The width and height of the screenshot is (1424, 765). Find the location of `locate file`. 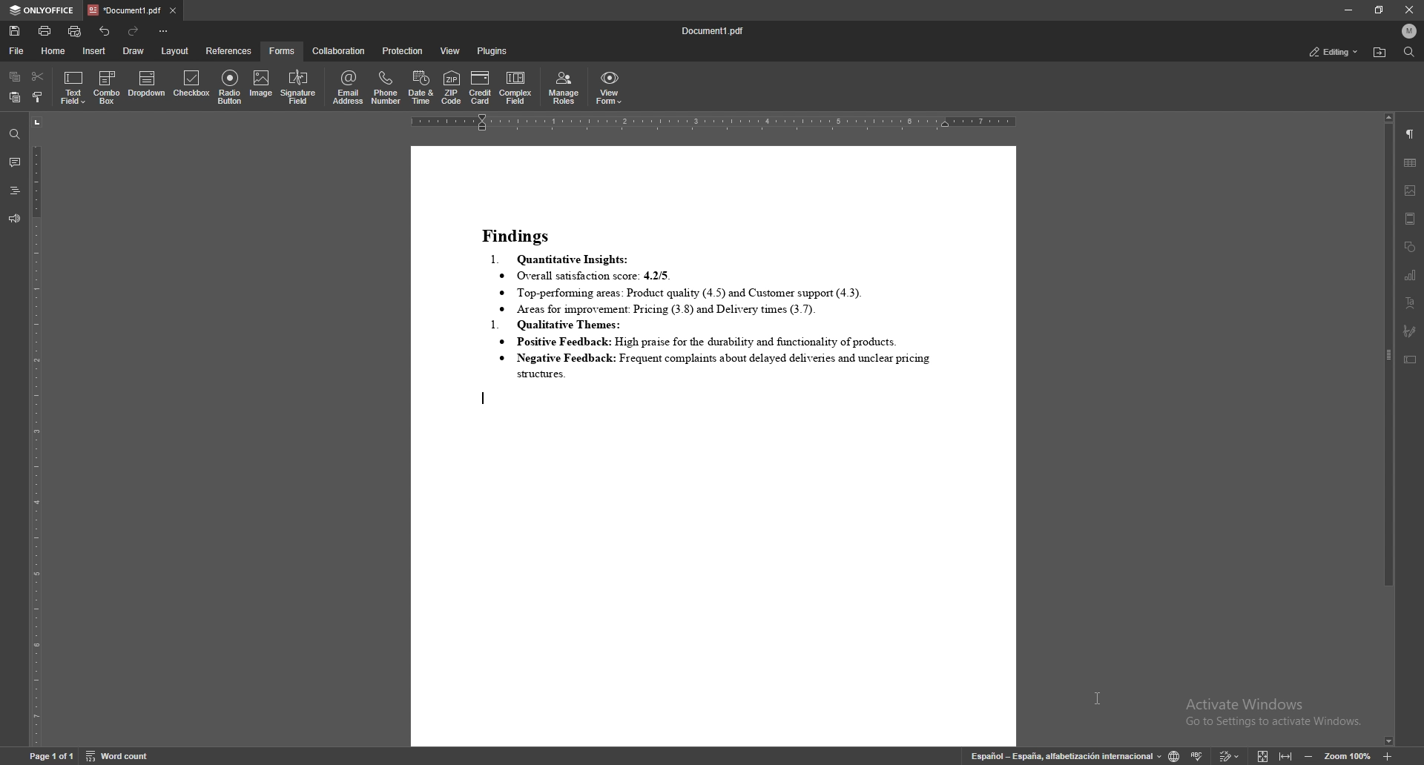

locate file is located at coordinates (1379, 53).